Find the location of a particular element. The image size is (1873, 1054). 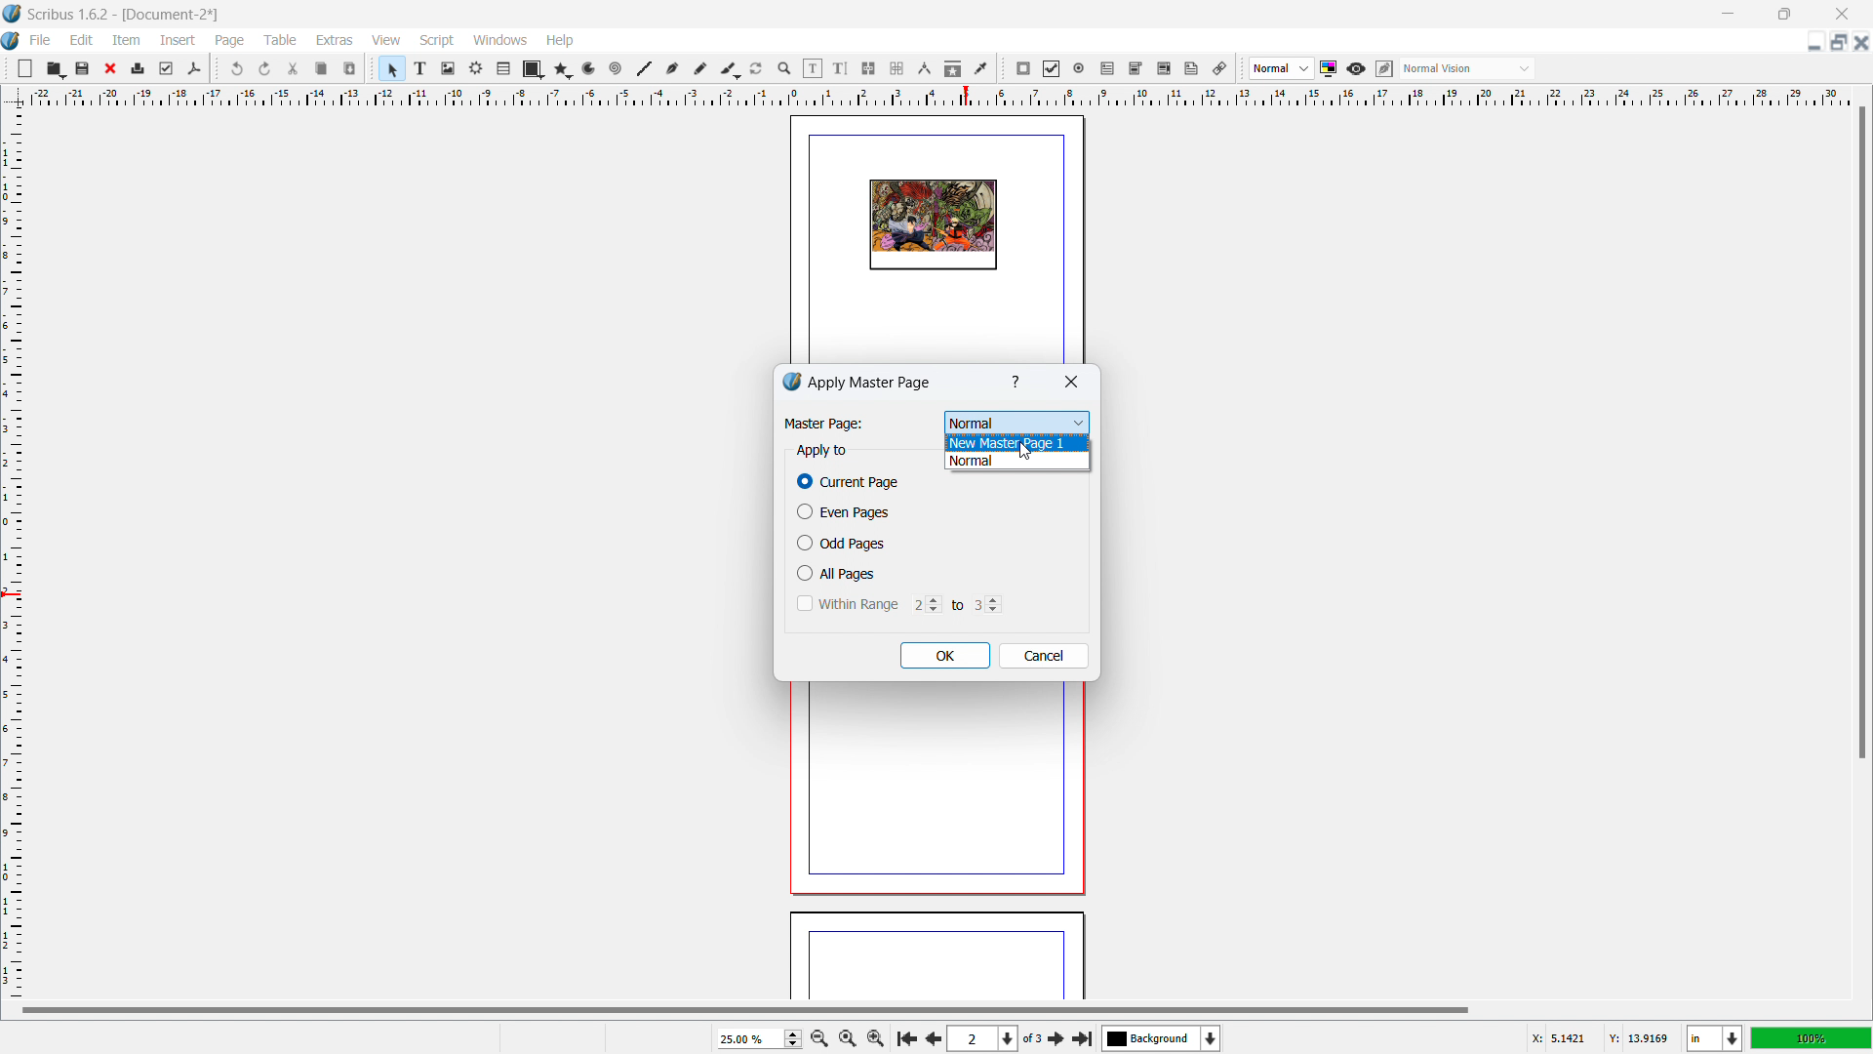

save is located at coordinates (84, 67).